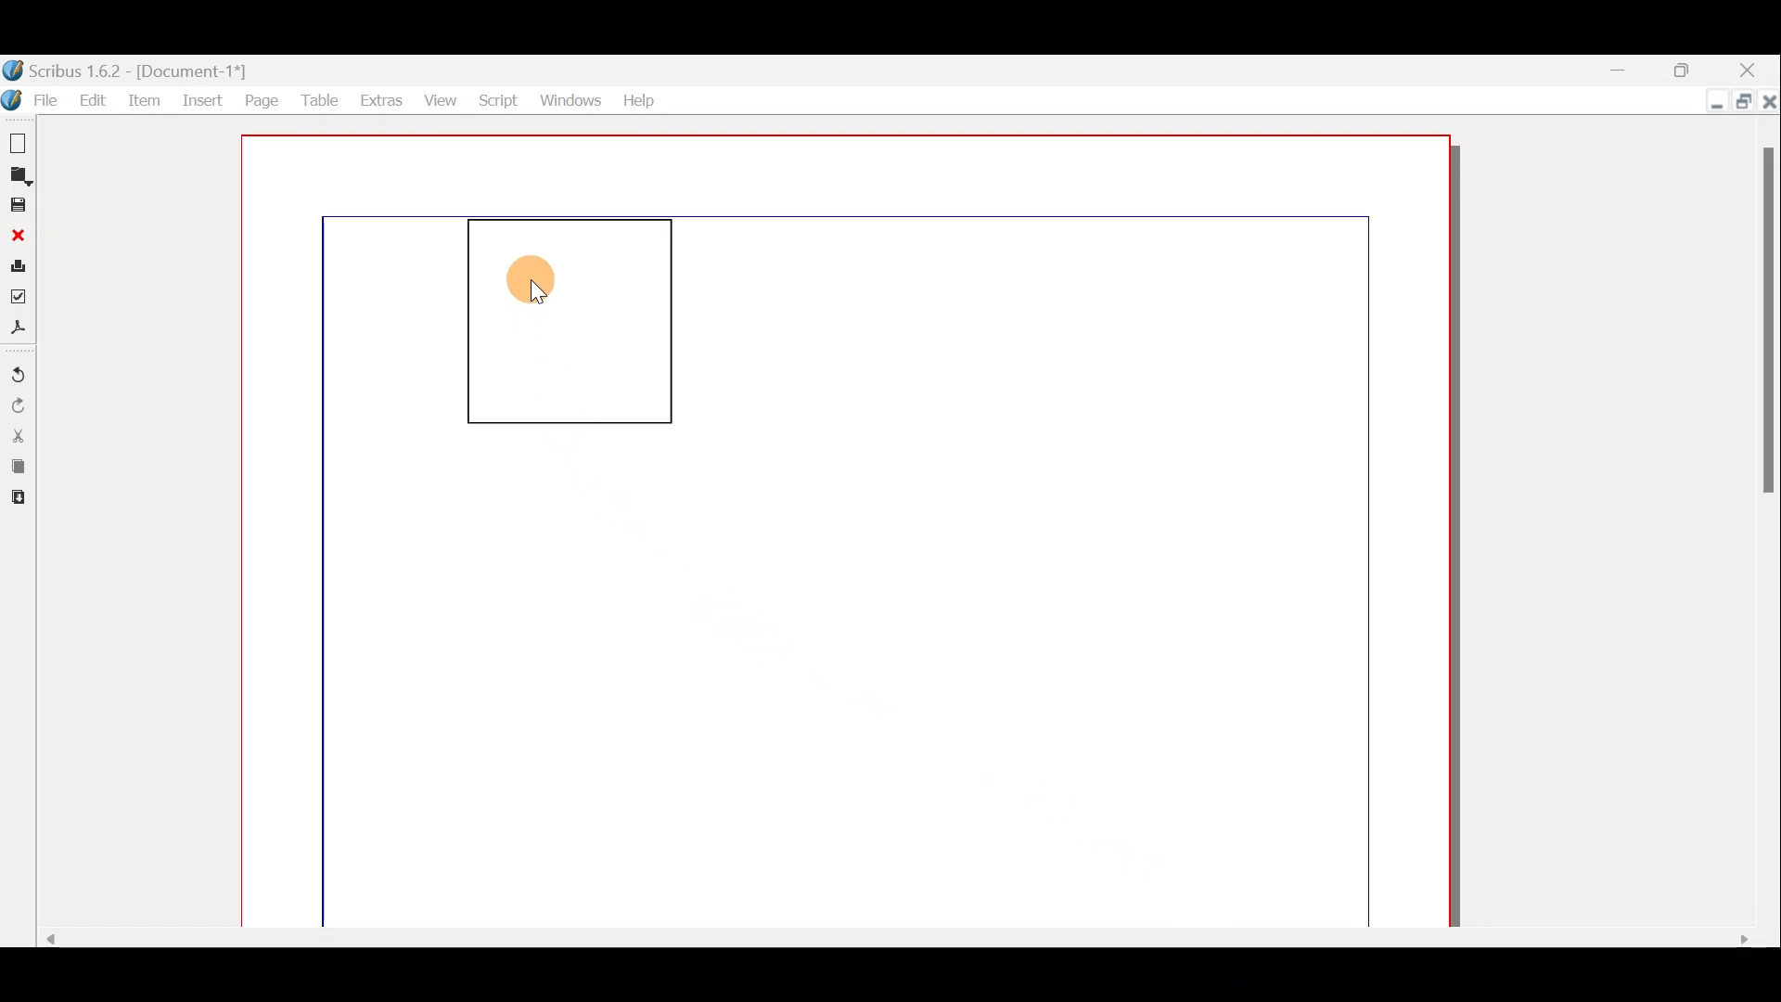  Describe the element at coordinates (17, 269) in the screenshot. I see `Print` at that location.